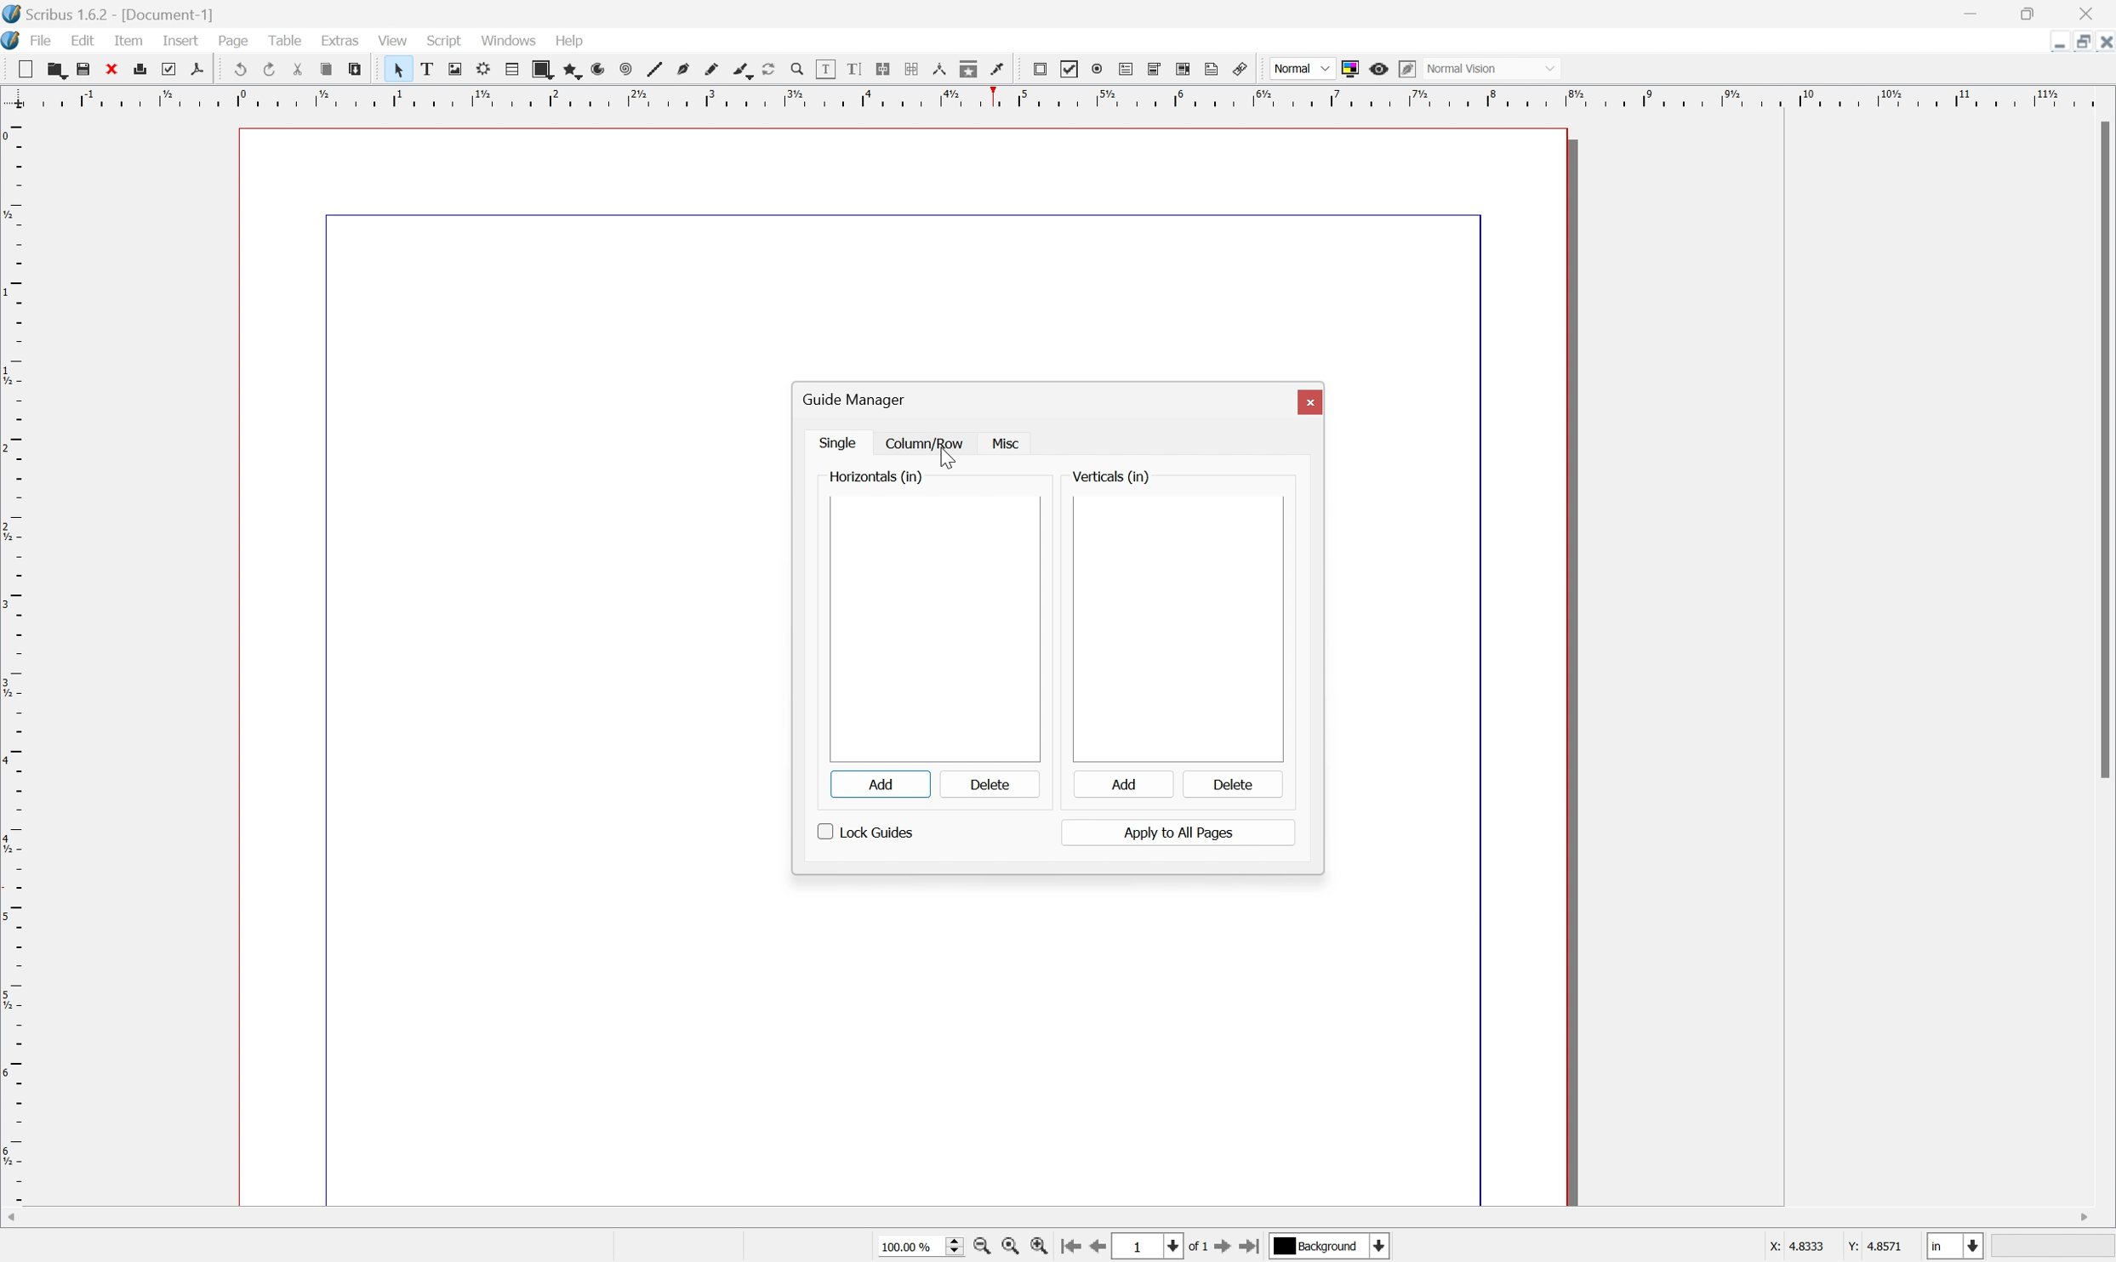 The width and height of the screenshot is (2116, 1262). Describe the element at coordinates (1041, 1246) in the screenshot. I see `zoom in` at that location.